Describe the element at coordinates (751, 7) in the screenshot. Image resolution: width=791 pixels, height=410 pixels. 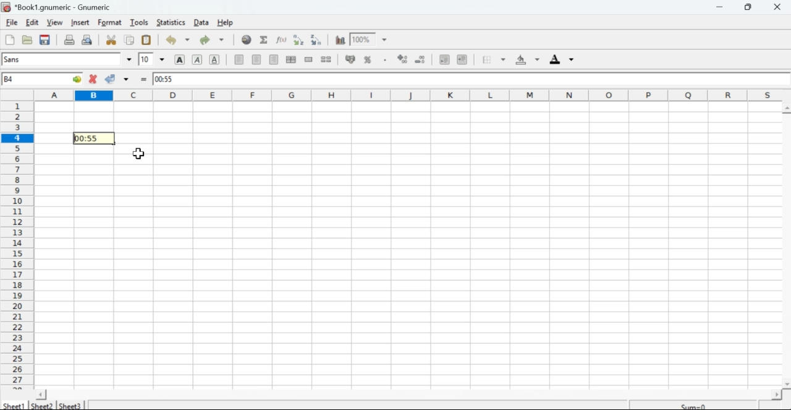
I see `Minimise` at that location.